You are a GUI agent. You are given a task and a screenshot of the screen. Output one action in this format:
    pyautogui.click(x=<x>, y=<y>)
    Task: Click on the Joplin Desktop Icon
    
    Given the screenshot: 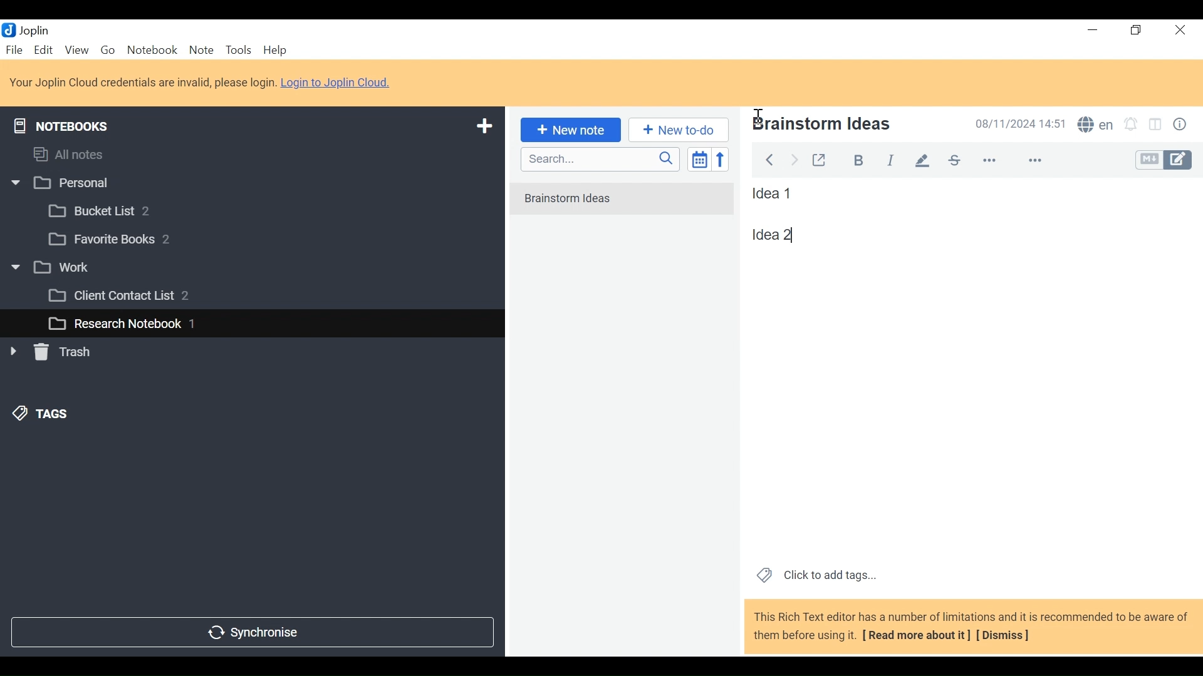 What is the action you would take?
    pyautogui.click(x=33, y=29)
    